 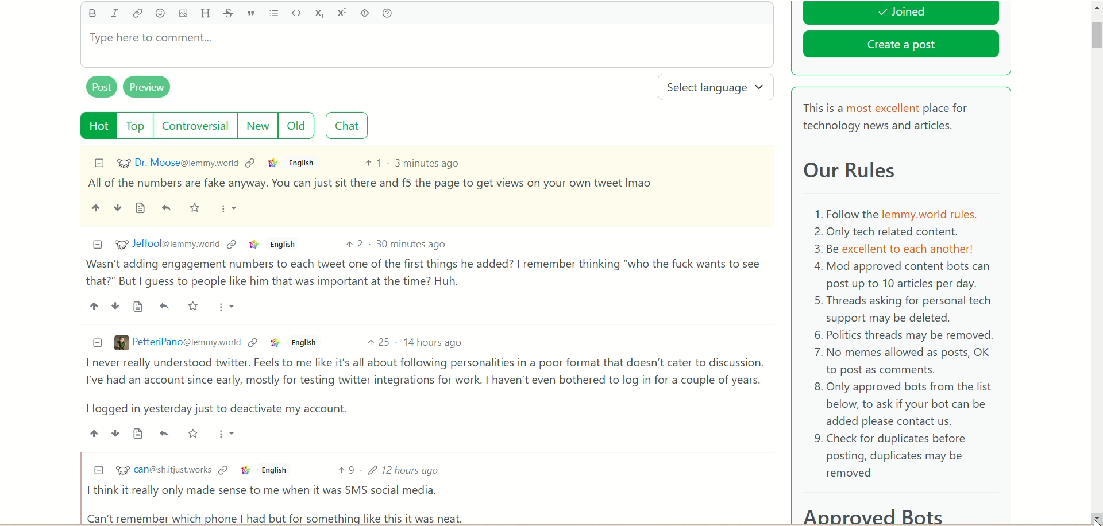 I want to click on Source, so click(x=140, y=433).